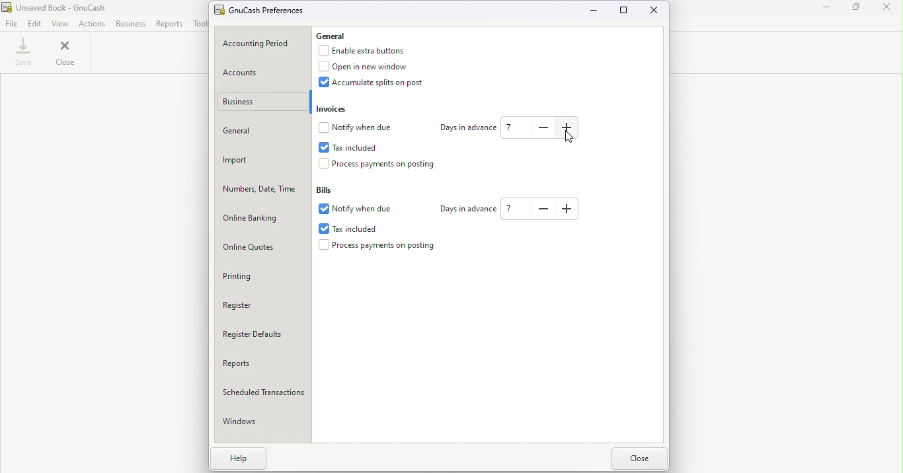 The width and height of the screenshot is (903, 473). Describe the element at coordinates (262, 72) in the screenshot. I see `Accounts` at that location.